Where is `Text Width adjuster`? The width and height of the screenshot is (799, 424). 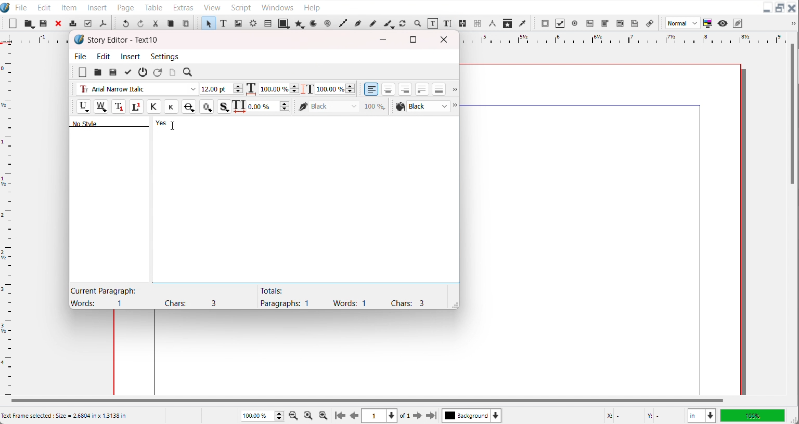 Text Width adjuster is located at coordinates (269, 107).